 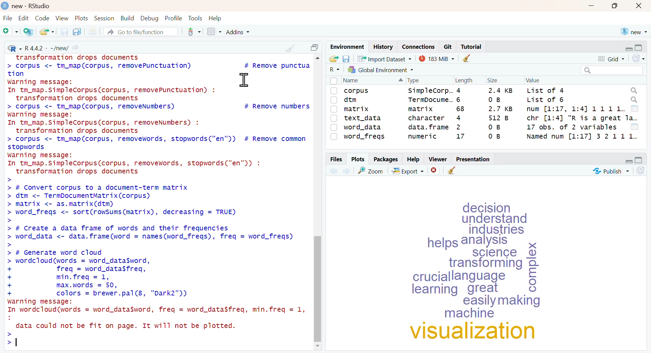 I want to click on Check box, so click(x=334, y=127).